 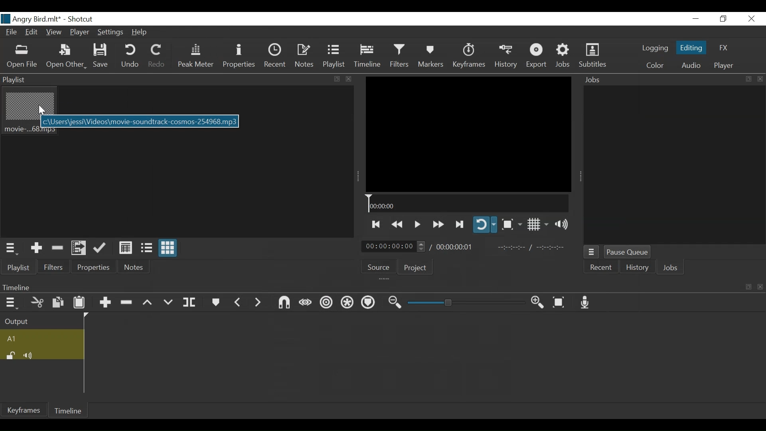 What do you see at coordinates (467, 204) in the screenshot?
I see `Timeline` at bounding box center [467, 204].